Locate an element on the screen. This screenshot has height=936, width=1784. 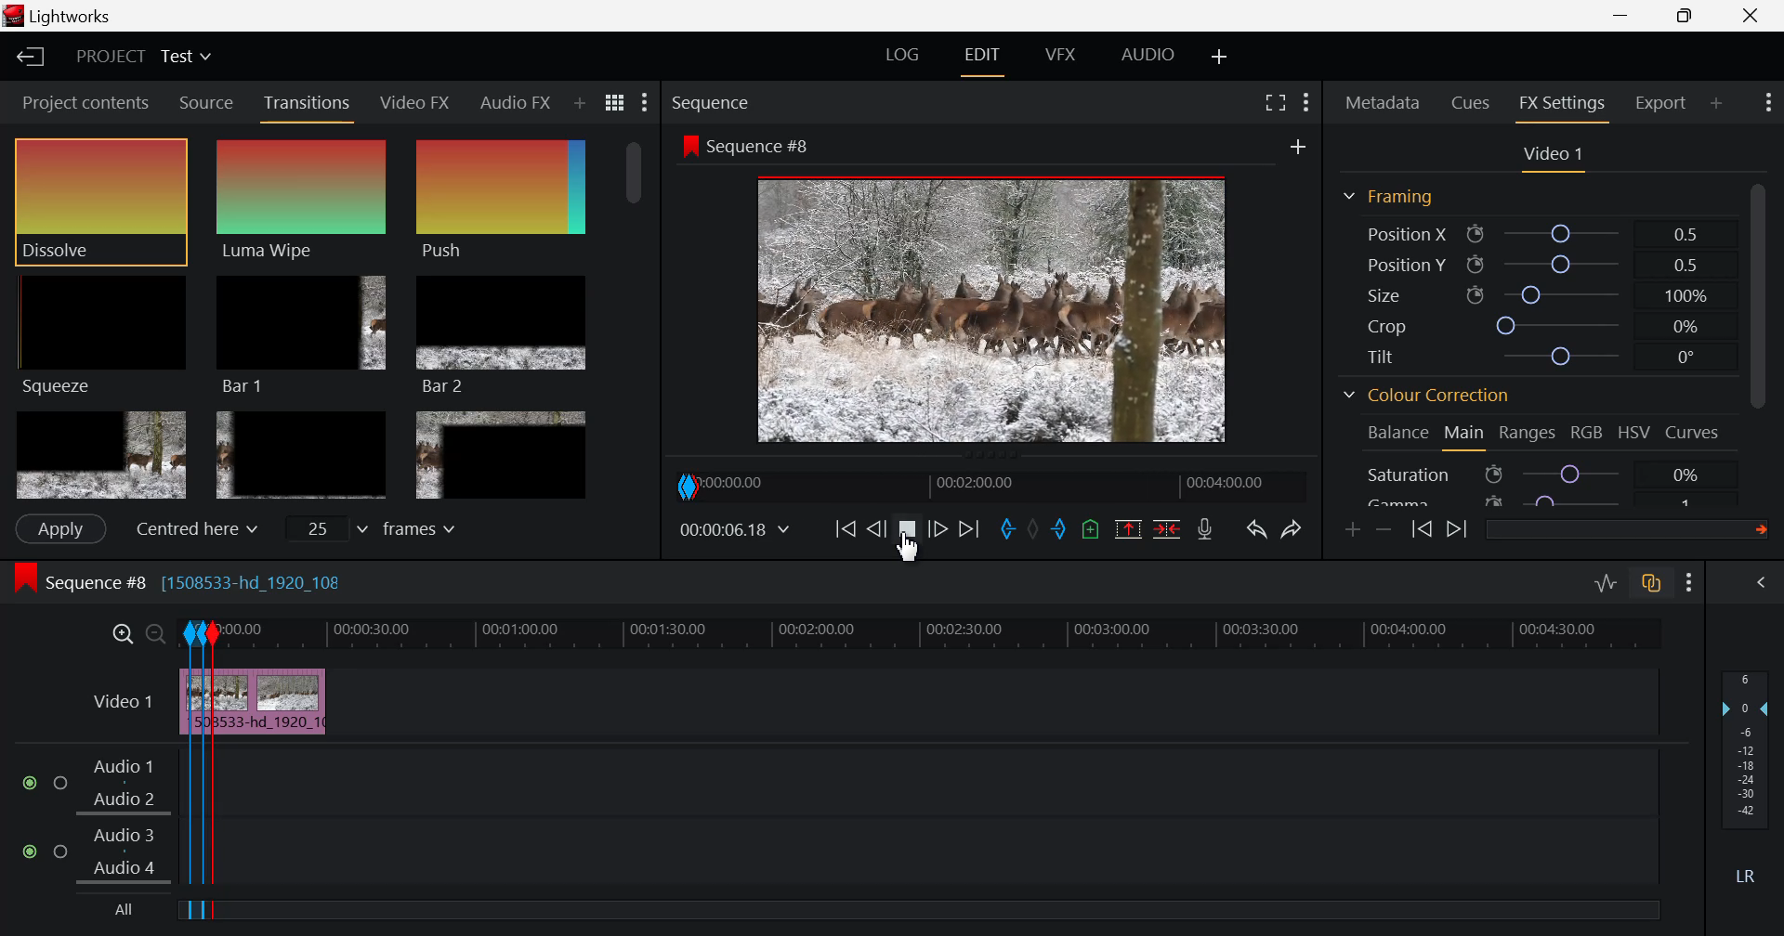
Export is located at coordinates (1662, 103).